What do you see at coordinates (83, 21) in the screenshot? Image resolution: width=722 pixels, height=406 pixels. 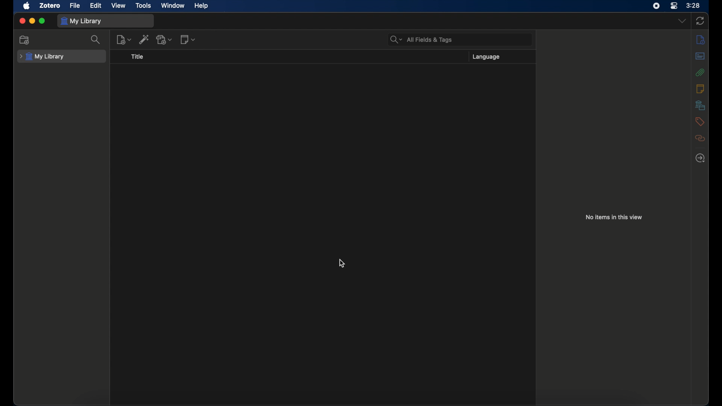 I see `my library` at bounding box center [83, 21].